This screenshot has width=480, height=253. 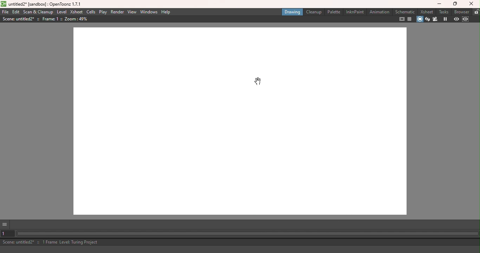 I want to click on Canvas, so click(x=244, y=123).